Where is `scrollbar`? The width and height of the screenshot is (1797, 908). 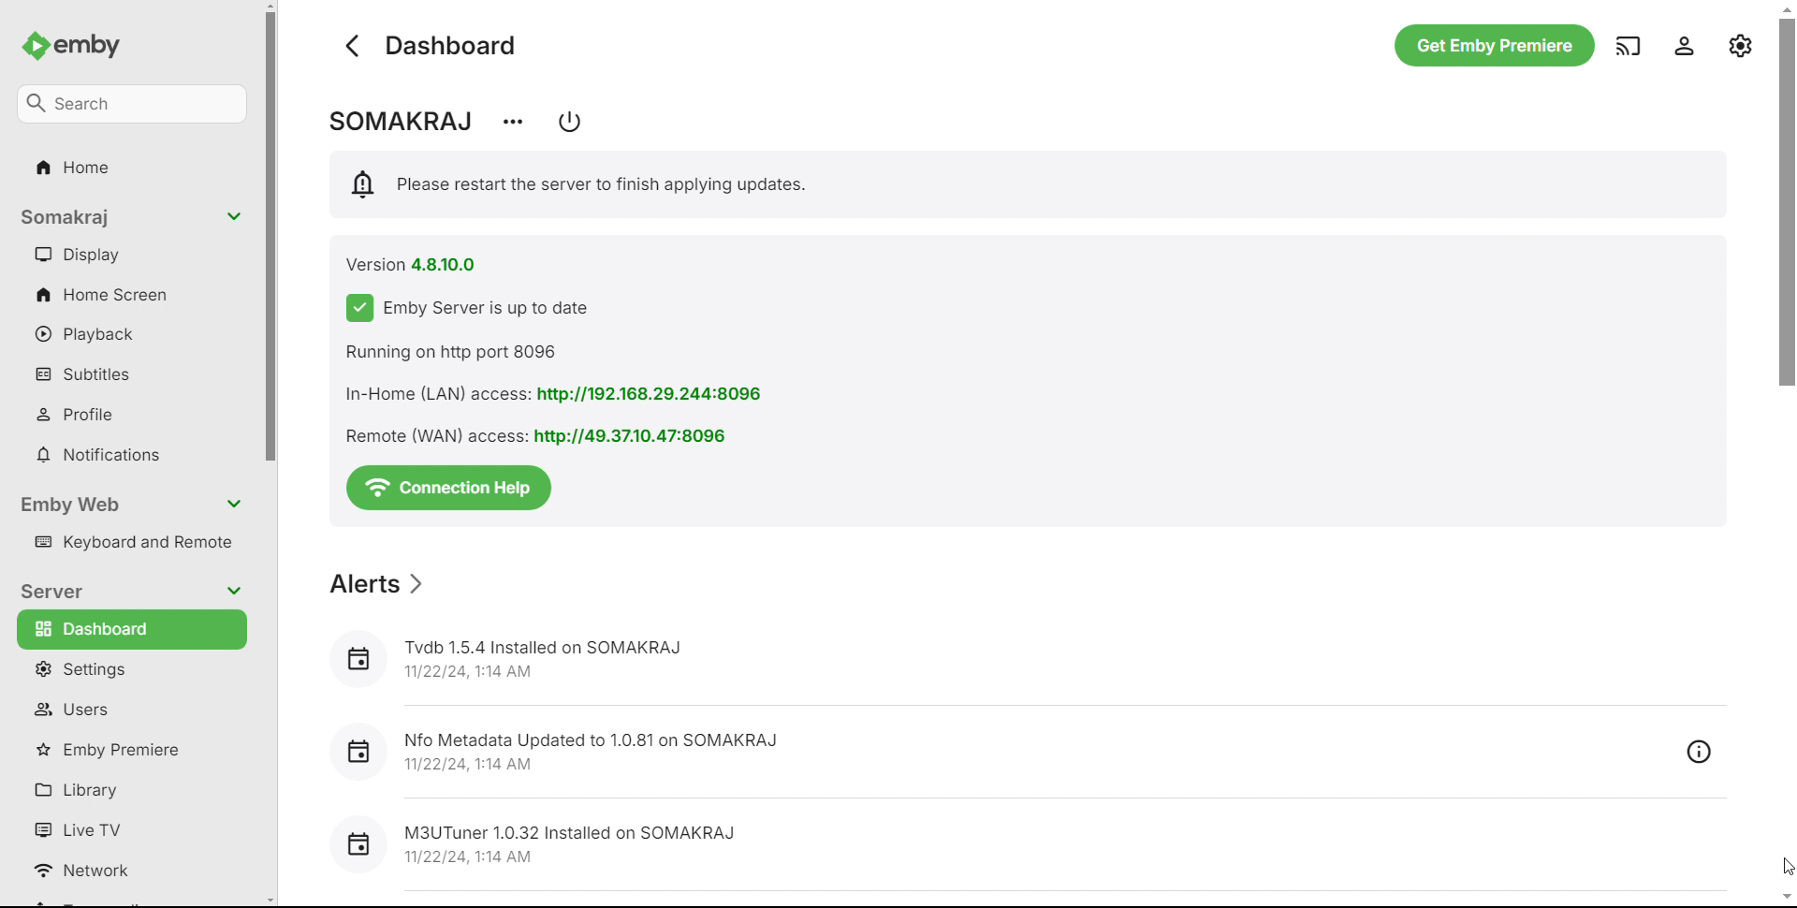 scrollbar is located at coordinates (1790, 452).